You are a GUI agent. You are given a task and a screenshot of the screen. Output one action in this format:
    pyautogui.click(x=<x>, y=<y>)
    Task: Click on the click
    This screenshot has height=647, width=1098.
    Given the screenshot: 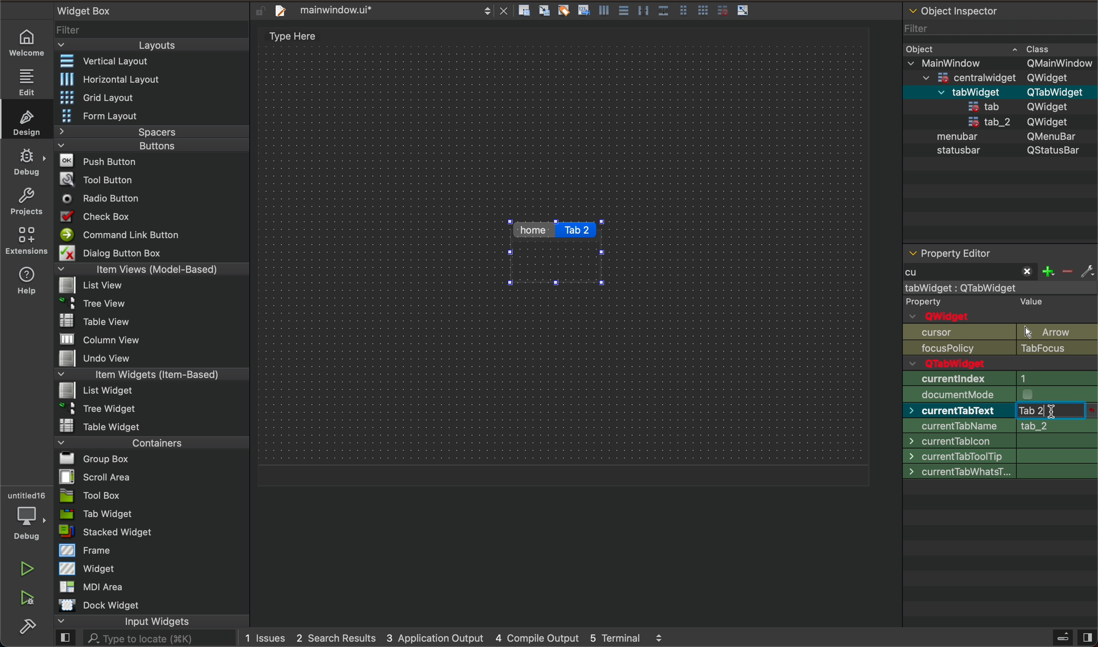 What is the action you would take?
    pyautogui.click(x=1057, y=412)
    